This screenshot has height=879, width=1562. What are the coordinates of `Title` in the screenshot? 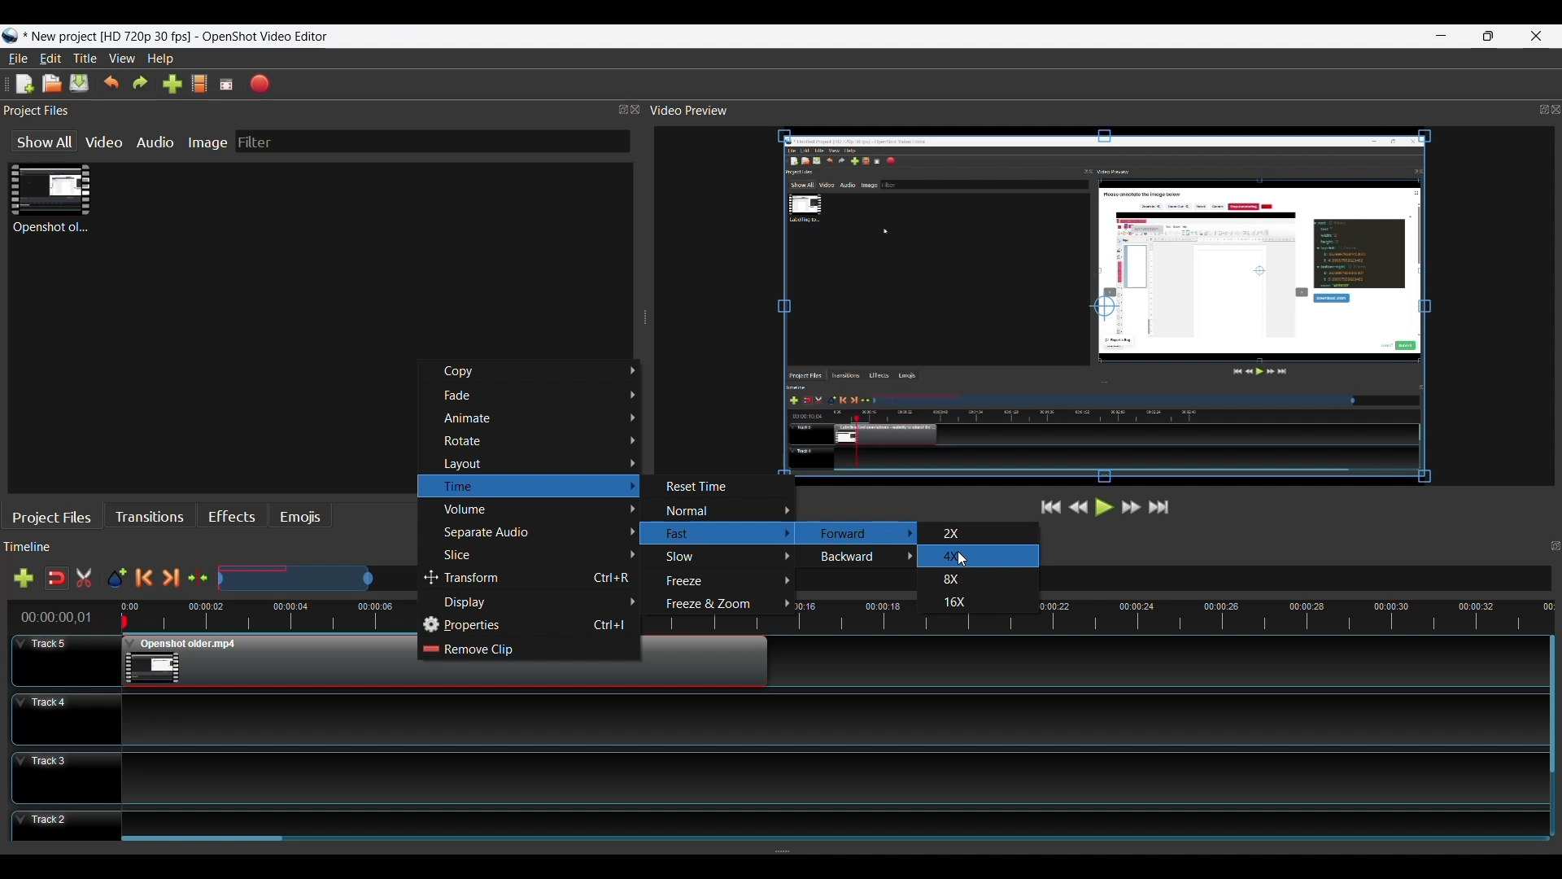 It's located at (87, 59).